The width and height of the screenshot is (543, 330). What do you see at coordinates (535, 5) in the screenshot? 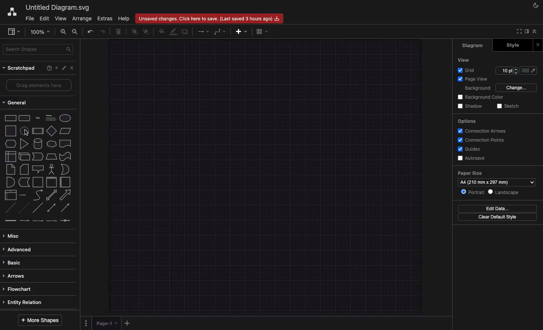
I see `Night mode` at bounding box center [535, 5].